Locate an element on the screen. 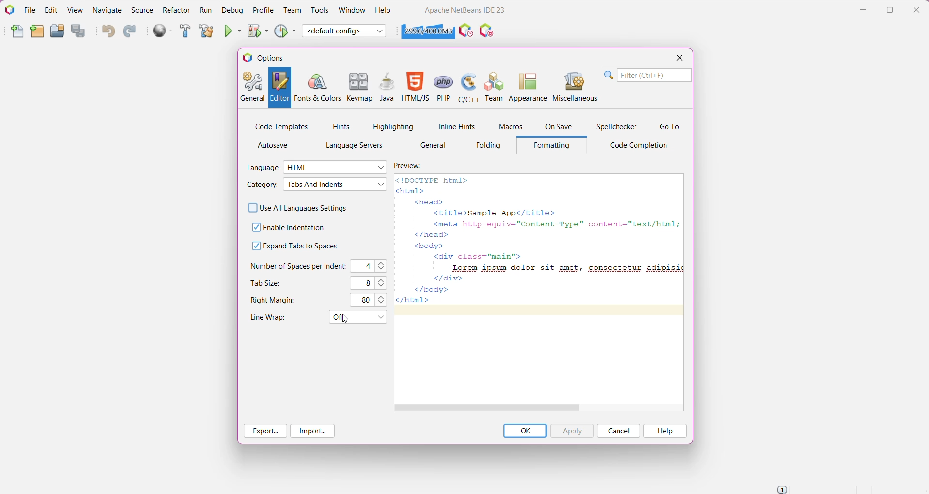 This screenshot has height=494, width=929. Refactor is located at coordinates (176, 10).